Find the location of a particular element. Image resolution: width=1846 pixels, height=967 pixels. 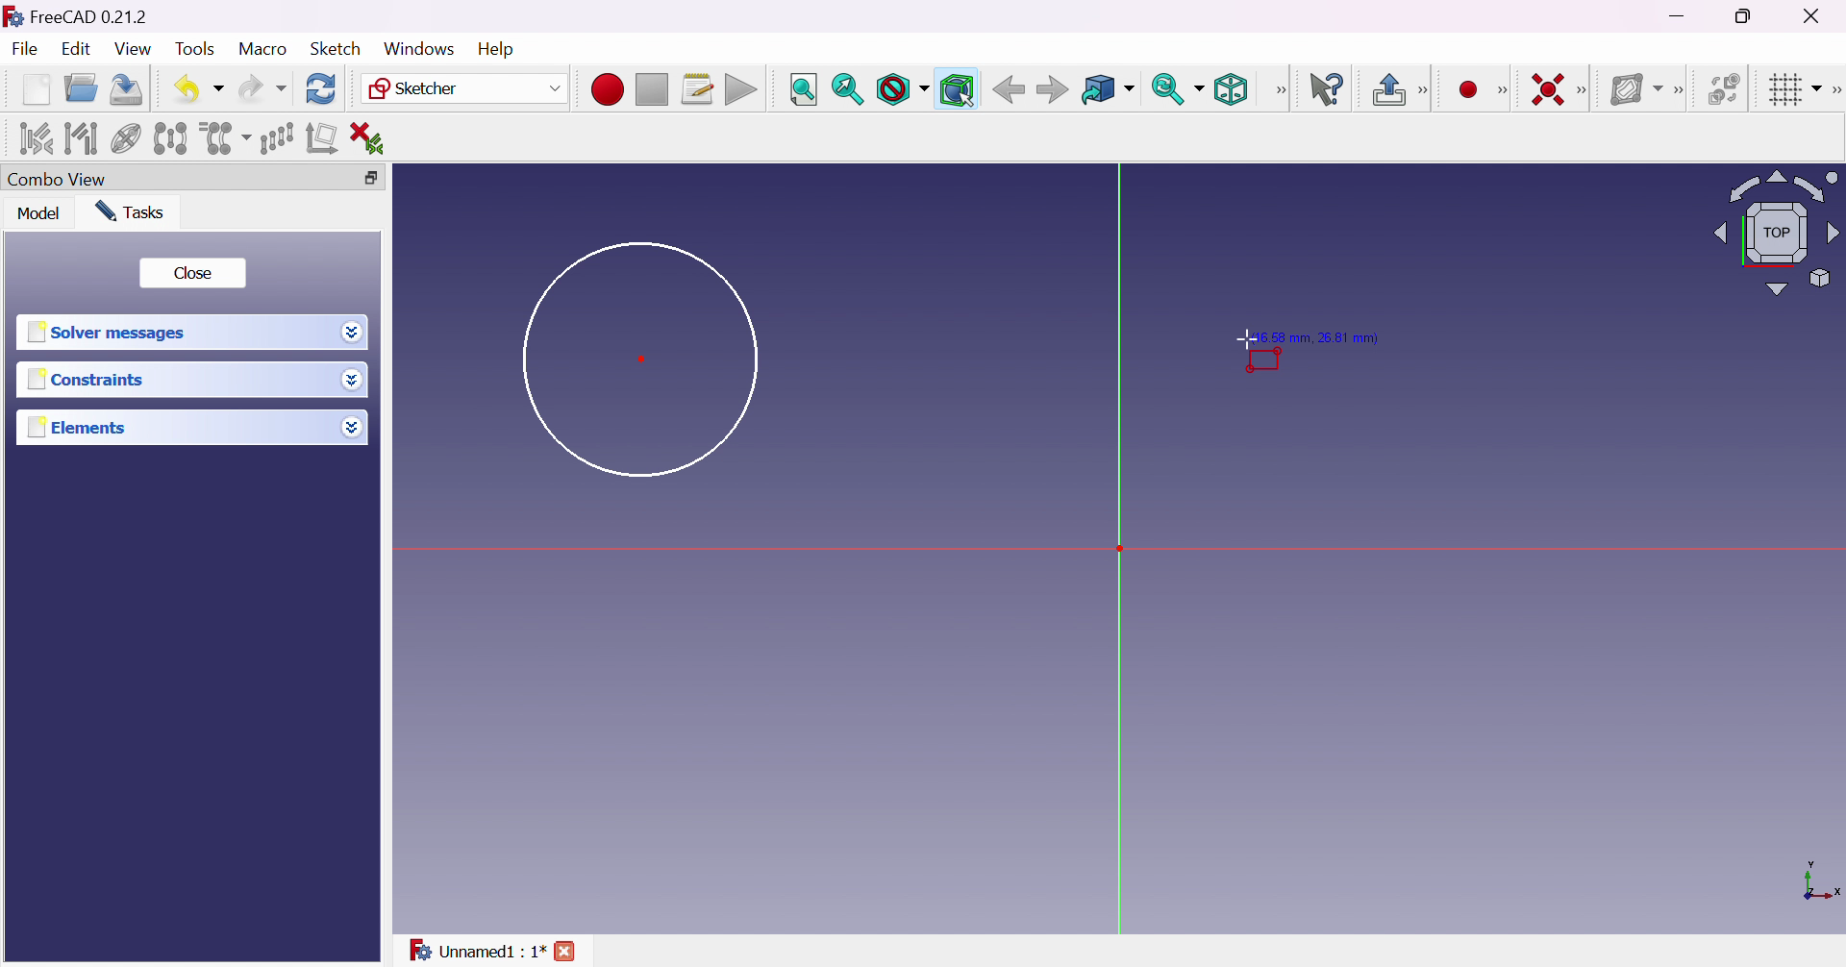

Toggle grid is located at coordinates (1792, 88).